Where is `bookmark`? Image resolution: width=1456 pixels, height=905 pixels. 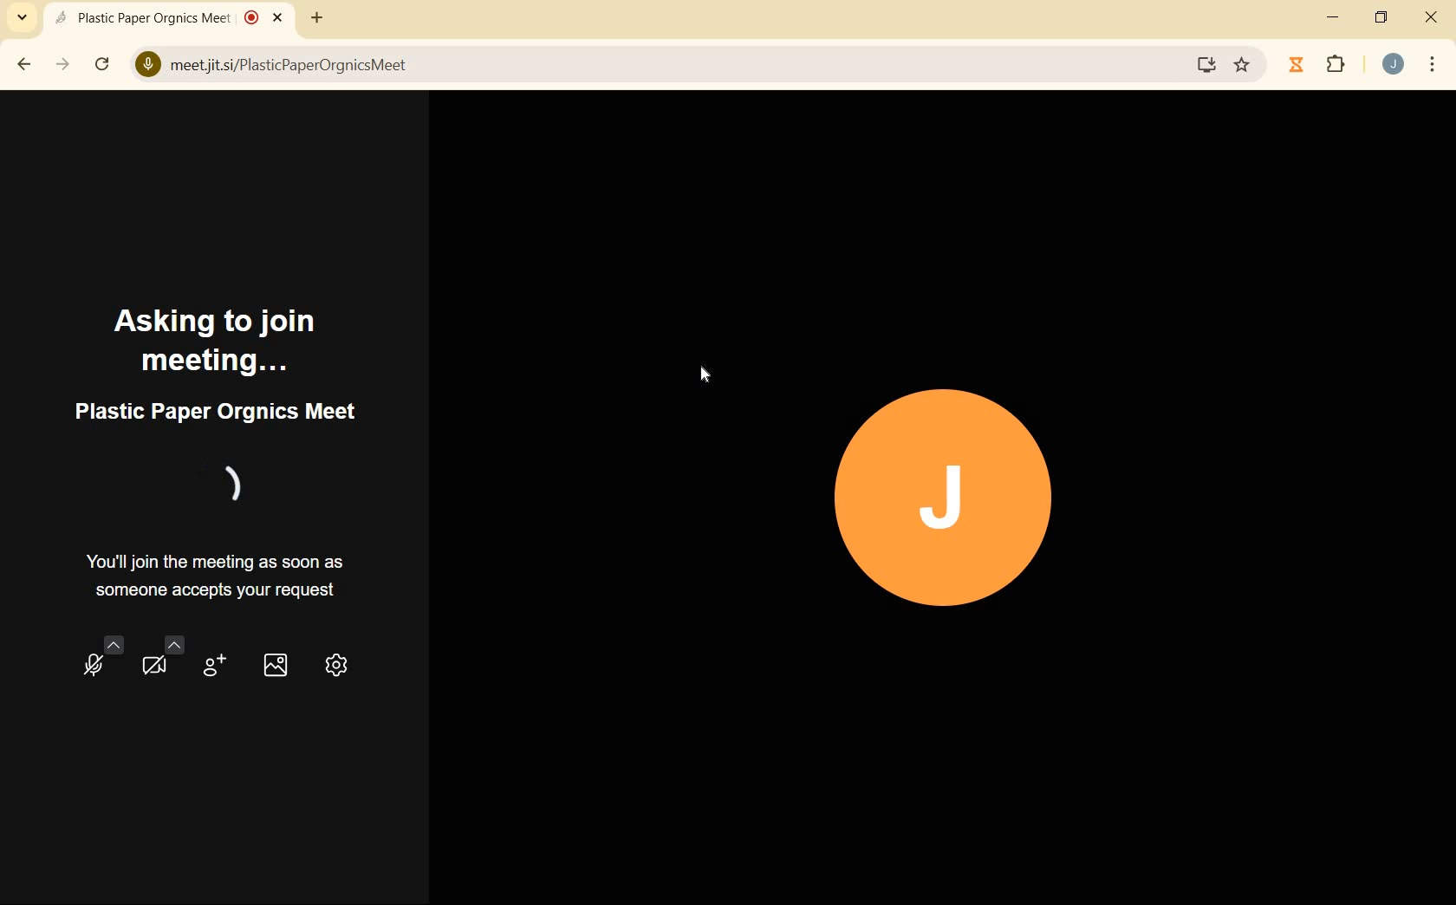 bookmark is located at coordinates (1244, 65).